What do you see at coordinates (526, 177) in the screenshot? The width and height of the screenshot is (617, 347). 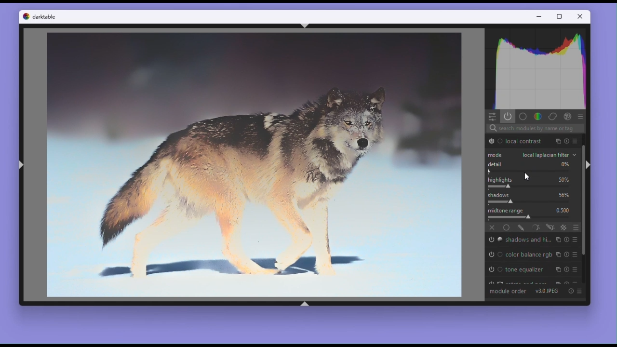 I see `cursor` at bounding box center [526, 177].